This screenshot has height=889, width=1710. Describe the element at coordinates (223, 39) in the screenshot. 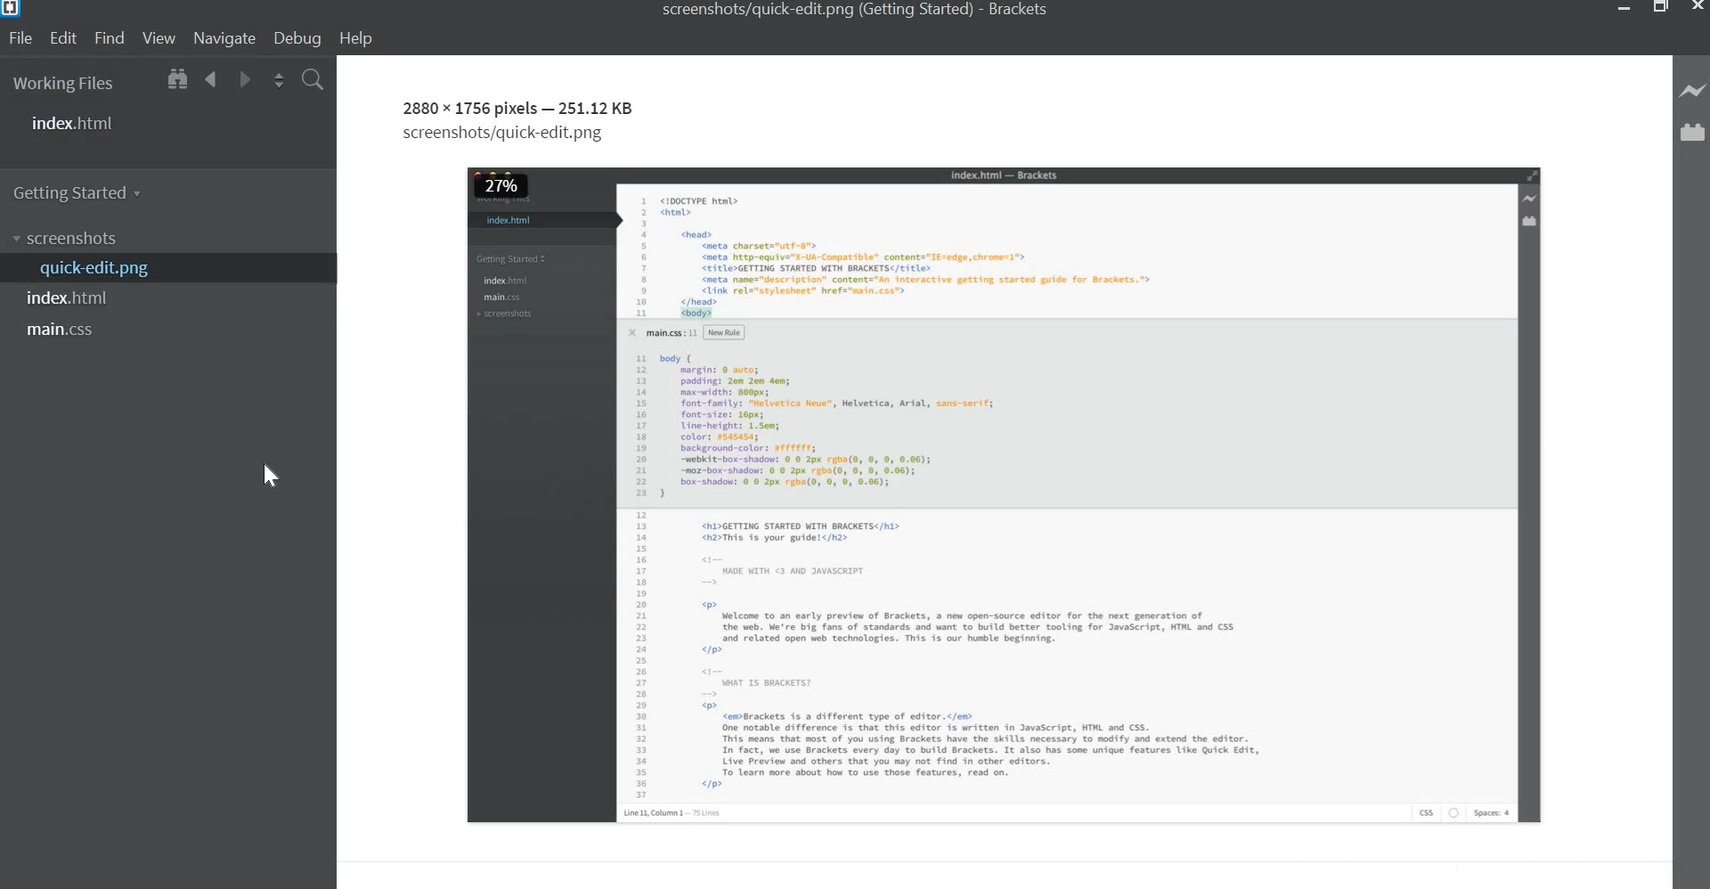

I see `Navigate` at that location.